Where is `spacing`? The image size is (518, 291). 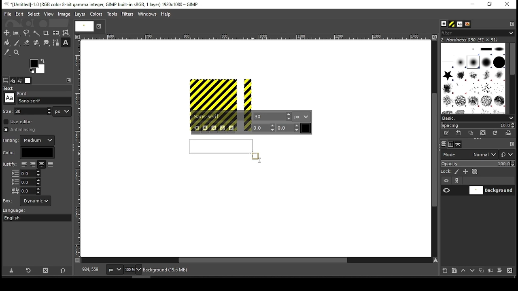 spacing is located at coordinates (478, 125).